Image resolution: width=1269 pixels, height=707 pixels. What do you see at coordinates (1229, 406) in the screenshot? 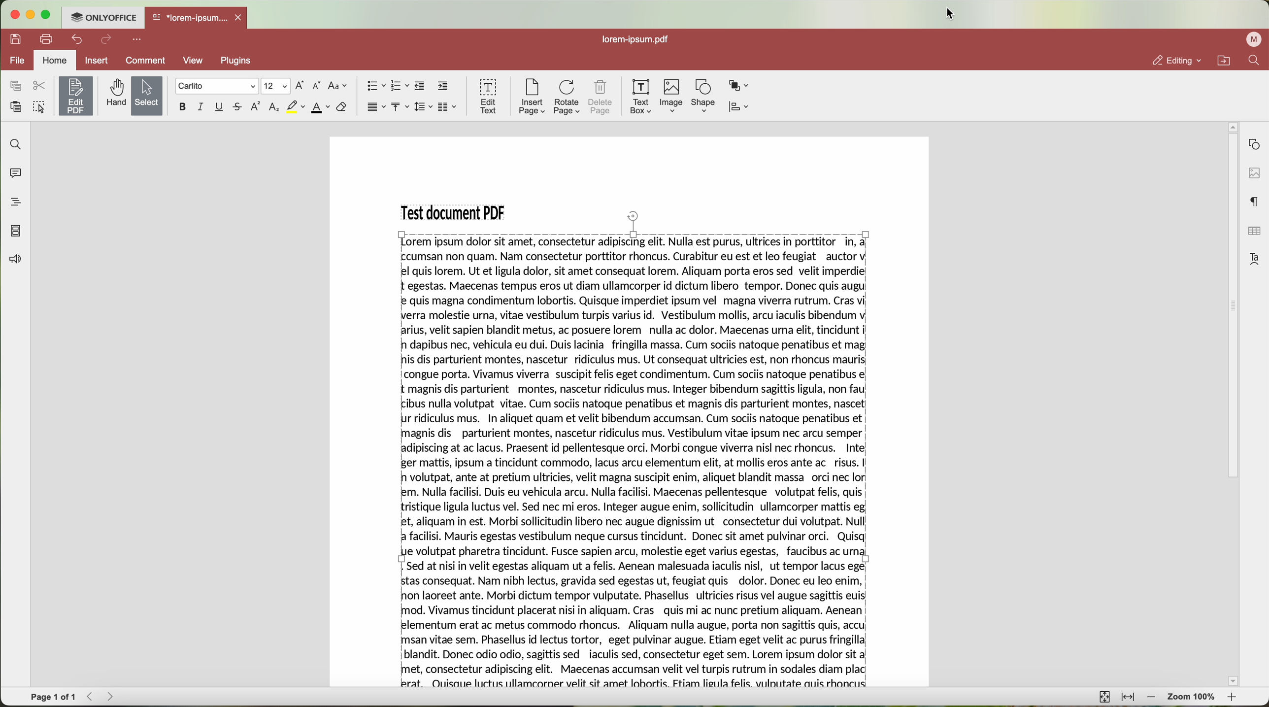
I see `scroll bar` at bounding box center [1229, 406].